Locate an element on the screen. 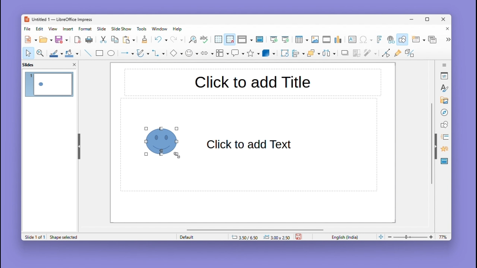 This screenshot has height=268, width=477. Hyperlink is located at coordinates (390, 40).